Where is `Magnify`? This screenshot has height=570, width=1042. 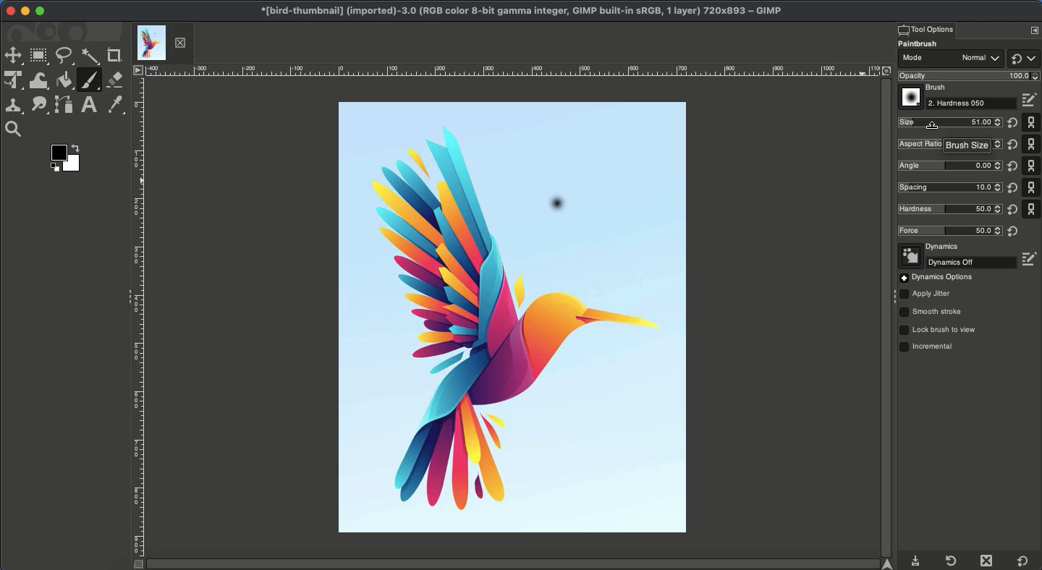 Magnify is located at coordinates (17, 129).